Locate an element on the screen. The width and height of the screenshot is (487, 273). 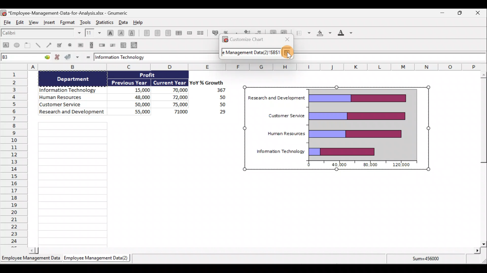
Minimize is located at coordinates (442, 13).